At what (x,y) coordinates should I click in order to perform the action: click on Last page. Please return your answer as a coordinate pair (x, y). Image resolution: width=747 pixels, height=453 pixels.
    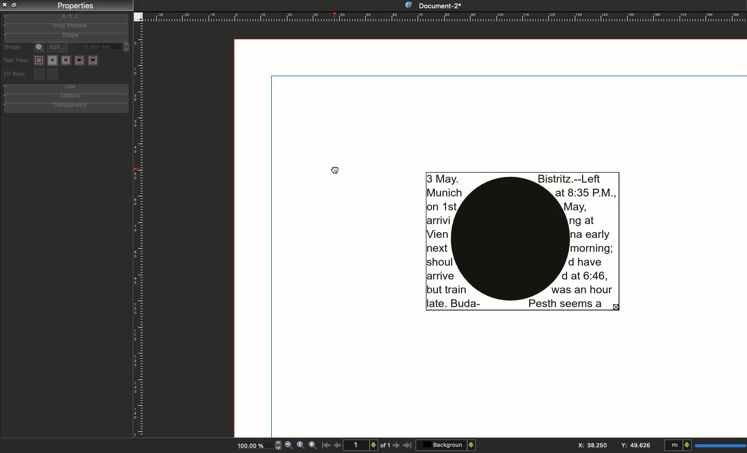
    Looking at the image, I should click on (408, 447).